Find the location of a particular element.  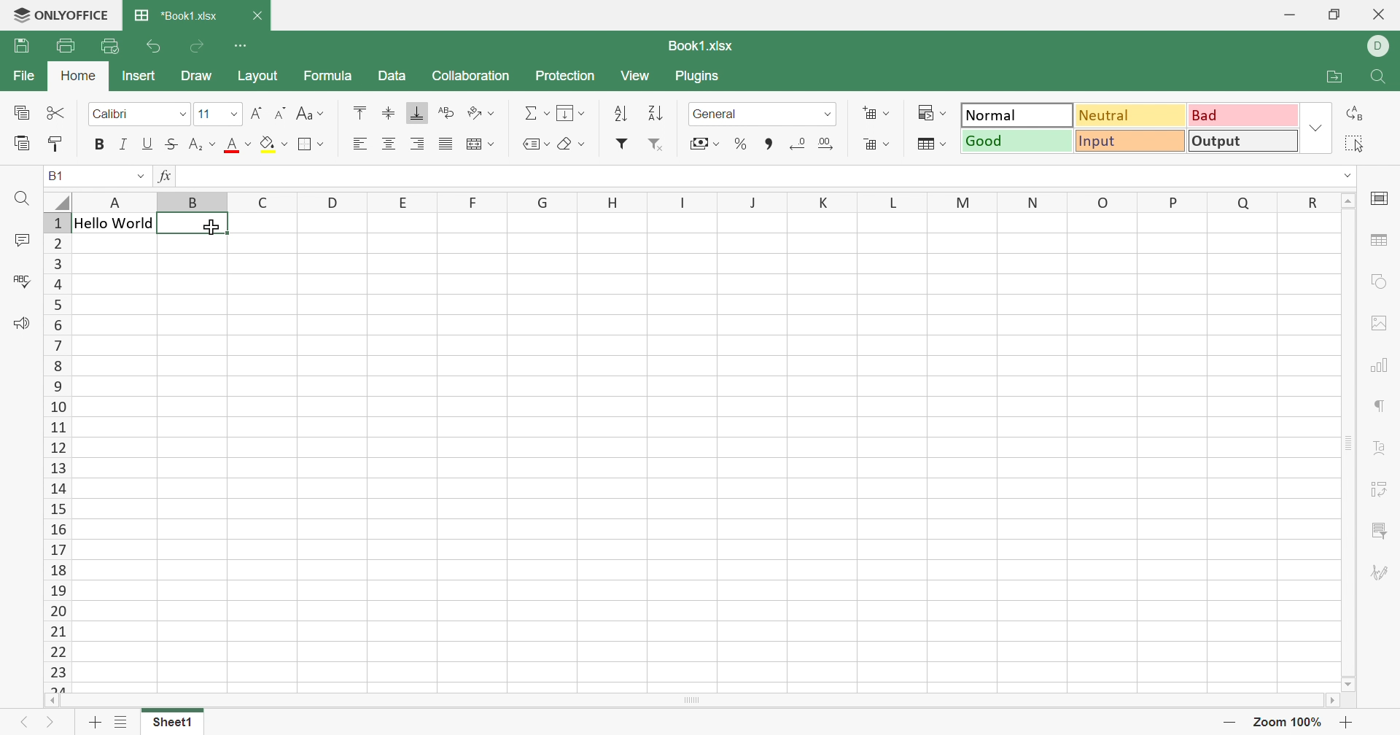

Align center is located at coordinates (389, 143).